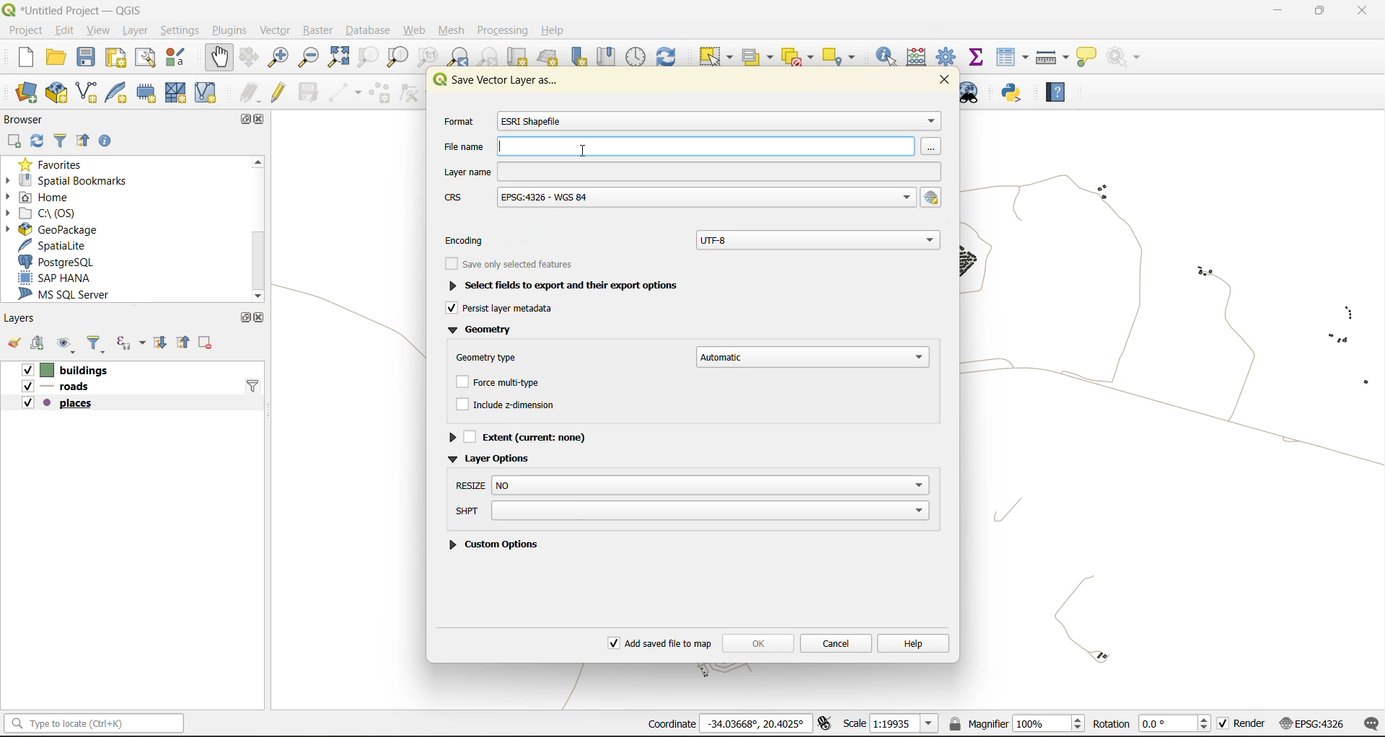 Image resolution: width=1385 pixels, height=737 pixels. Describe the element at coordinates (118, 91) in the screenshot. I see `new spatialite` at that location.